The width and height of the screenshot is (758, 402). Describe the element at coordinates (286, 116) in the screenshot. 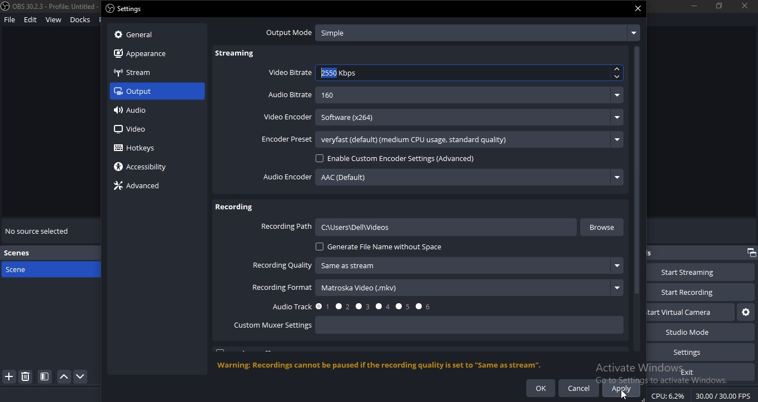

I see `video encoder` at that location.